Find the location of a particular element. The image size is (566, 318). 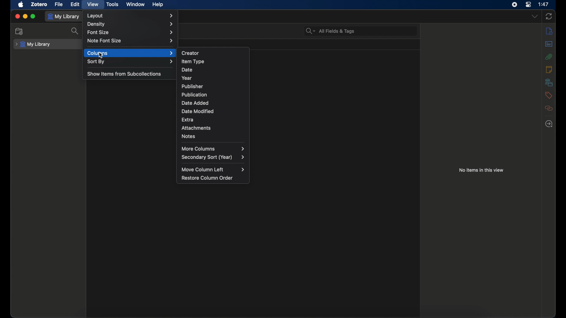

item type is located at coordinates (193, 62).